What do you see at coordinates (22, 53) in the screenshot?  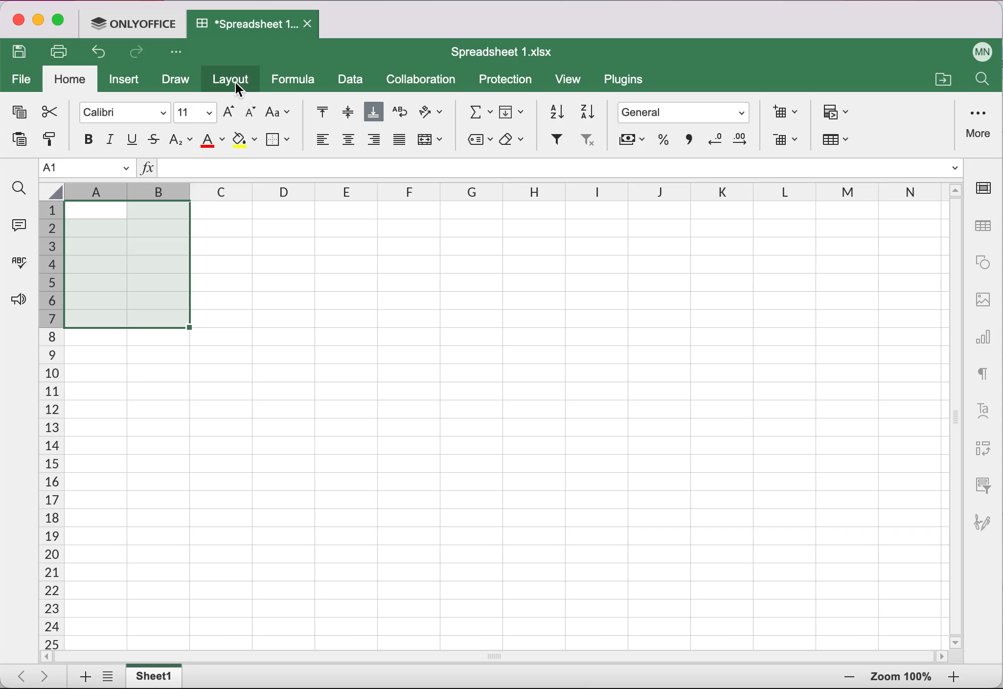 I see `save` at bounding box center [22, 53].